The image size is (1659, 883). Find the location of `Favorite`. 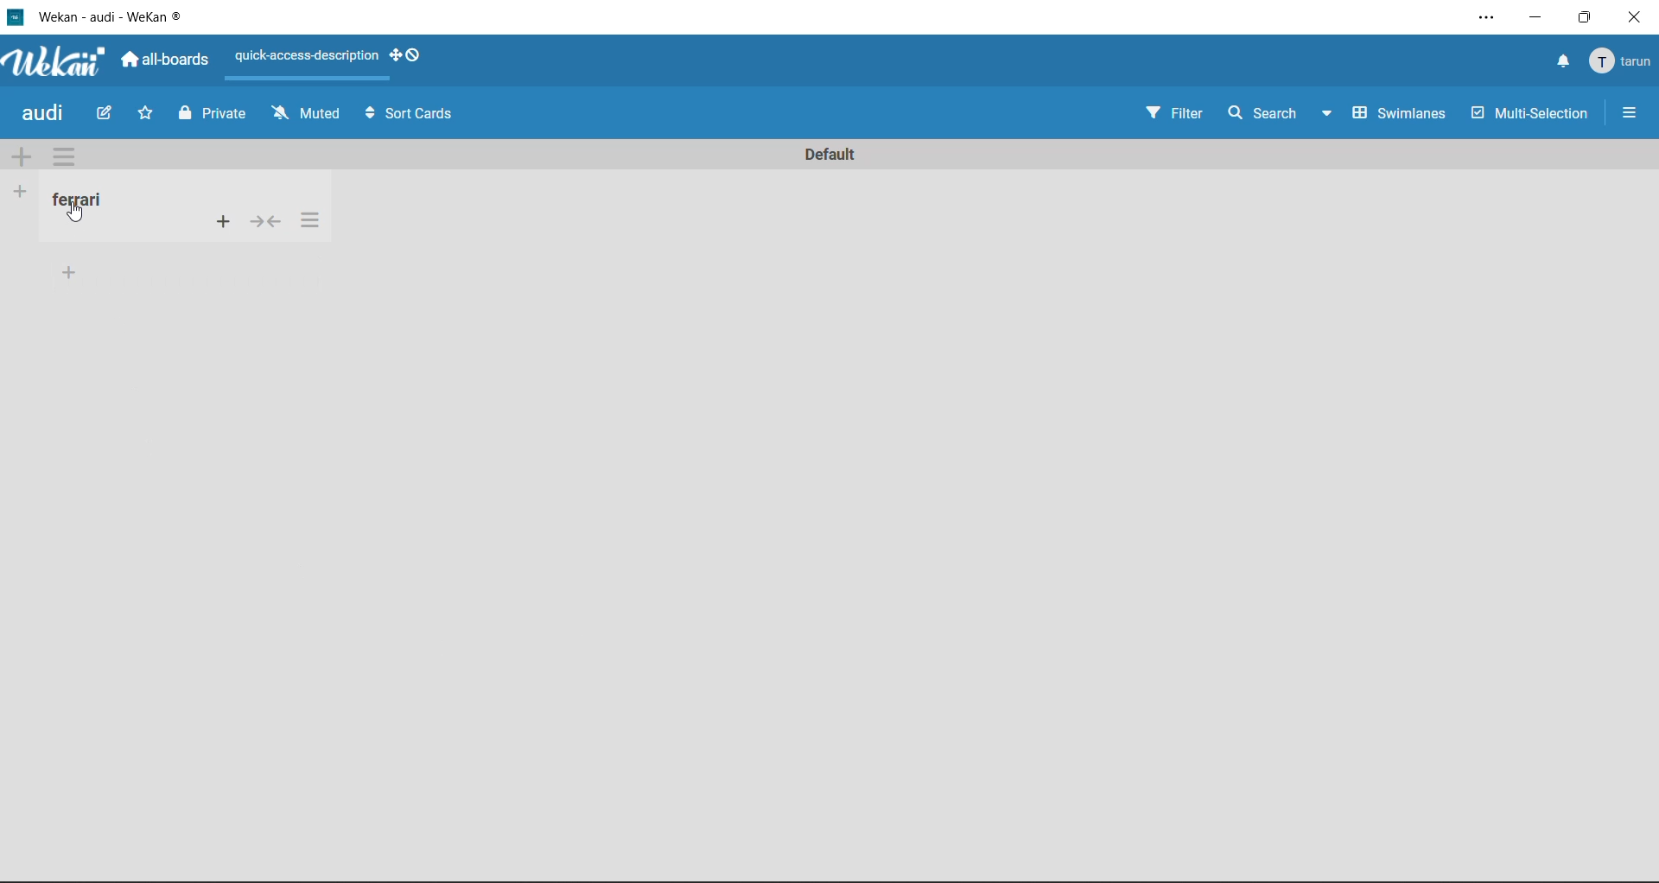

Favorite is located at coordinates (146, 113).